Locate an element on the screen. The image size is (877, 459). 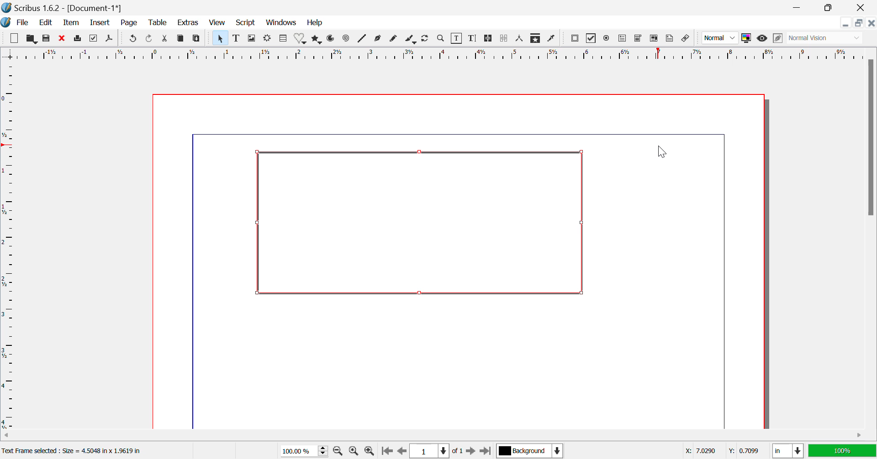
Calligraphic Line is located at coordinates (410, 39).